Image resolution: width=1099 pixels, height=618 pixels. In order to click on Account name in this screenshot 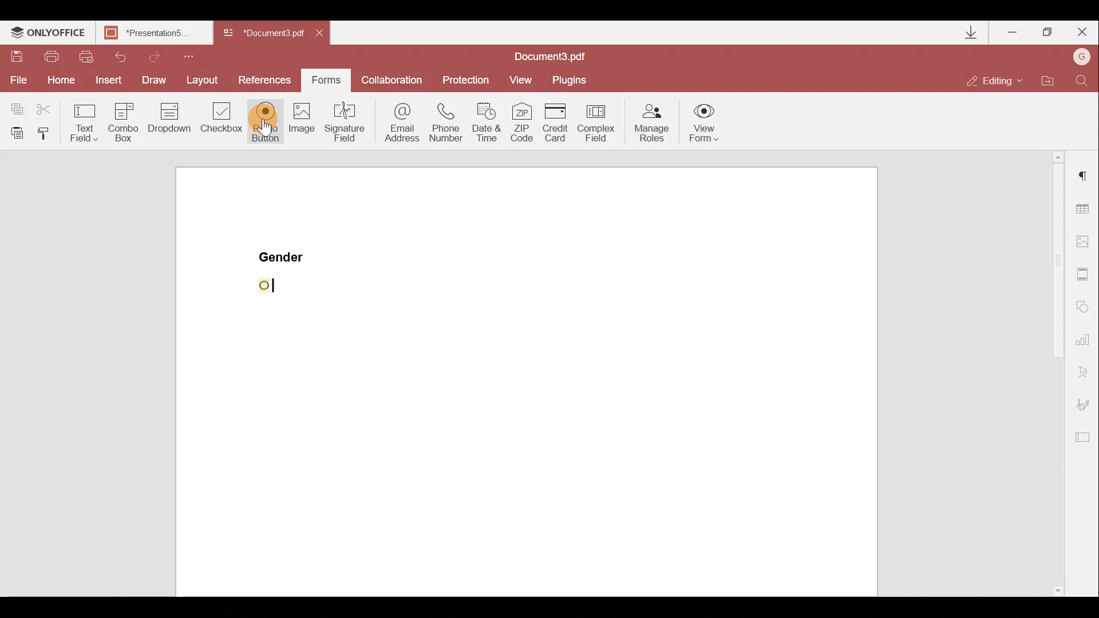, I will do `click(1082, 57)`.